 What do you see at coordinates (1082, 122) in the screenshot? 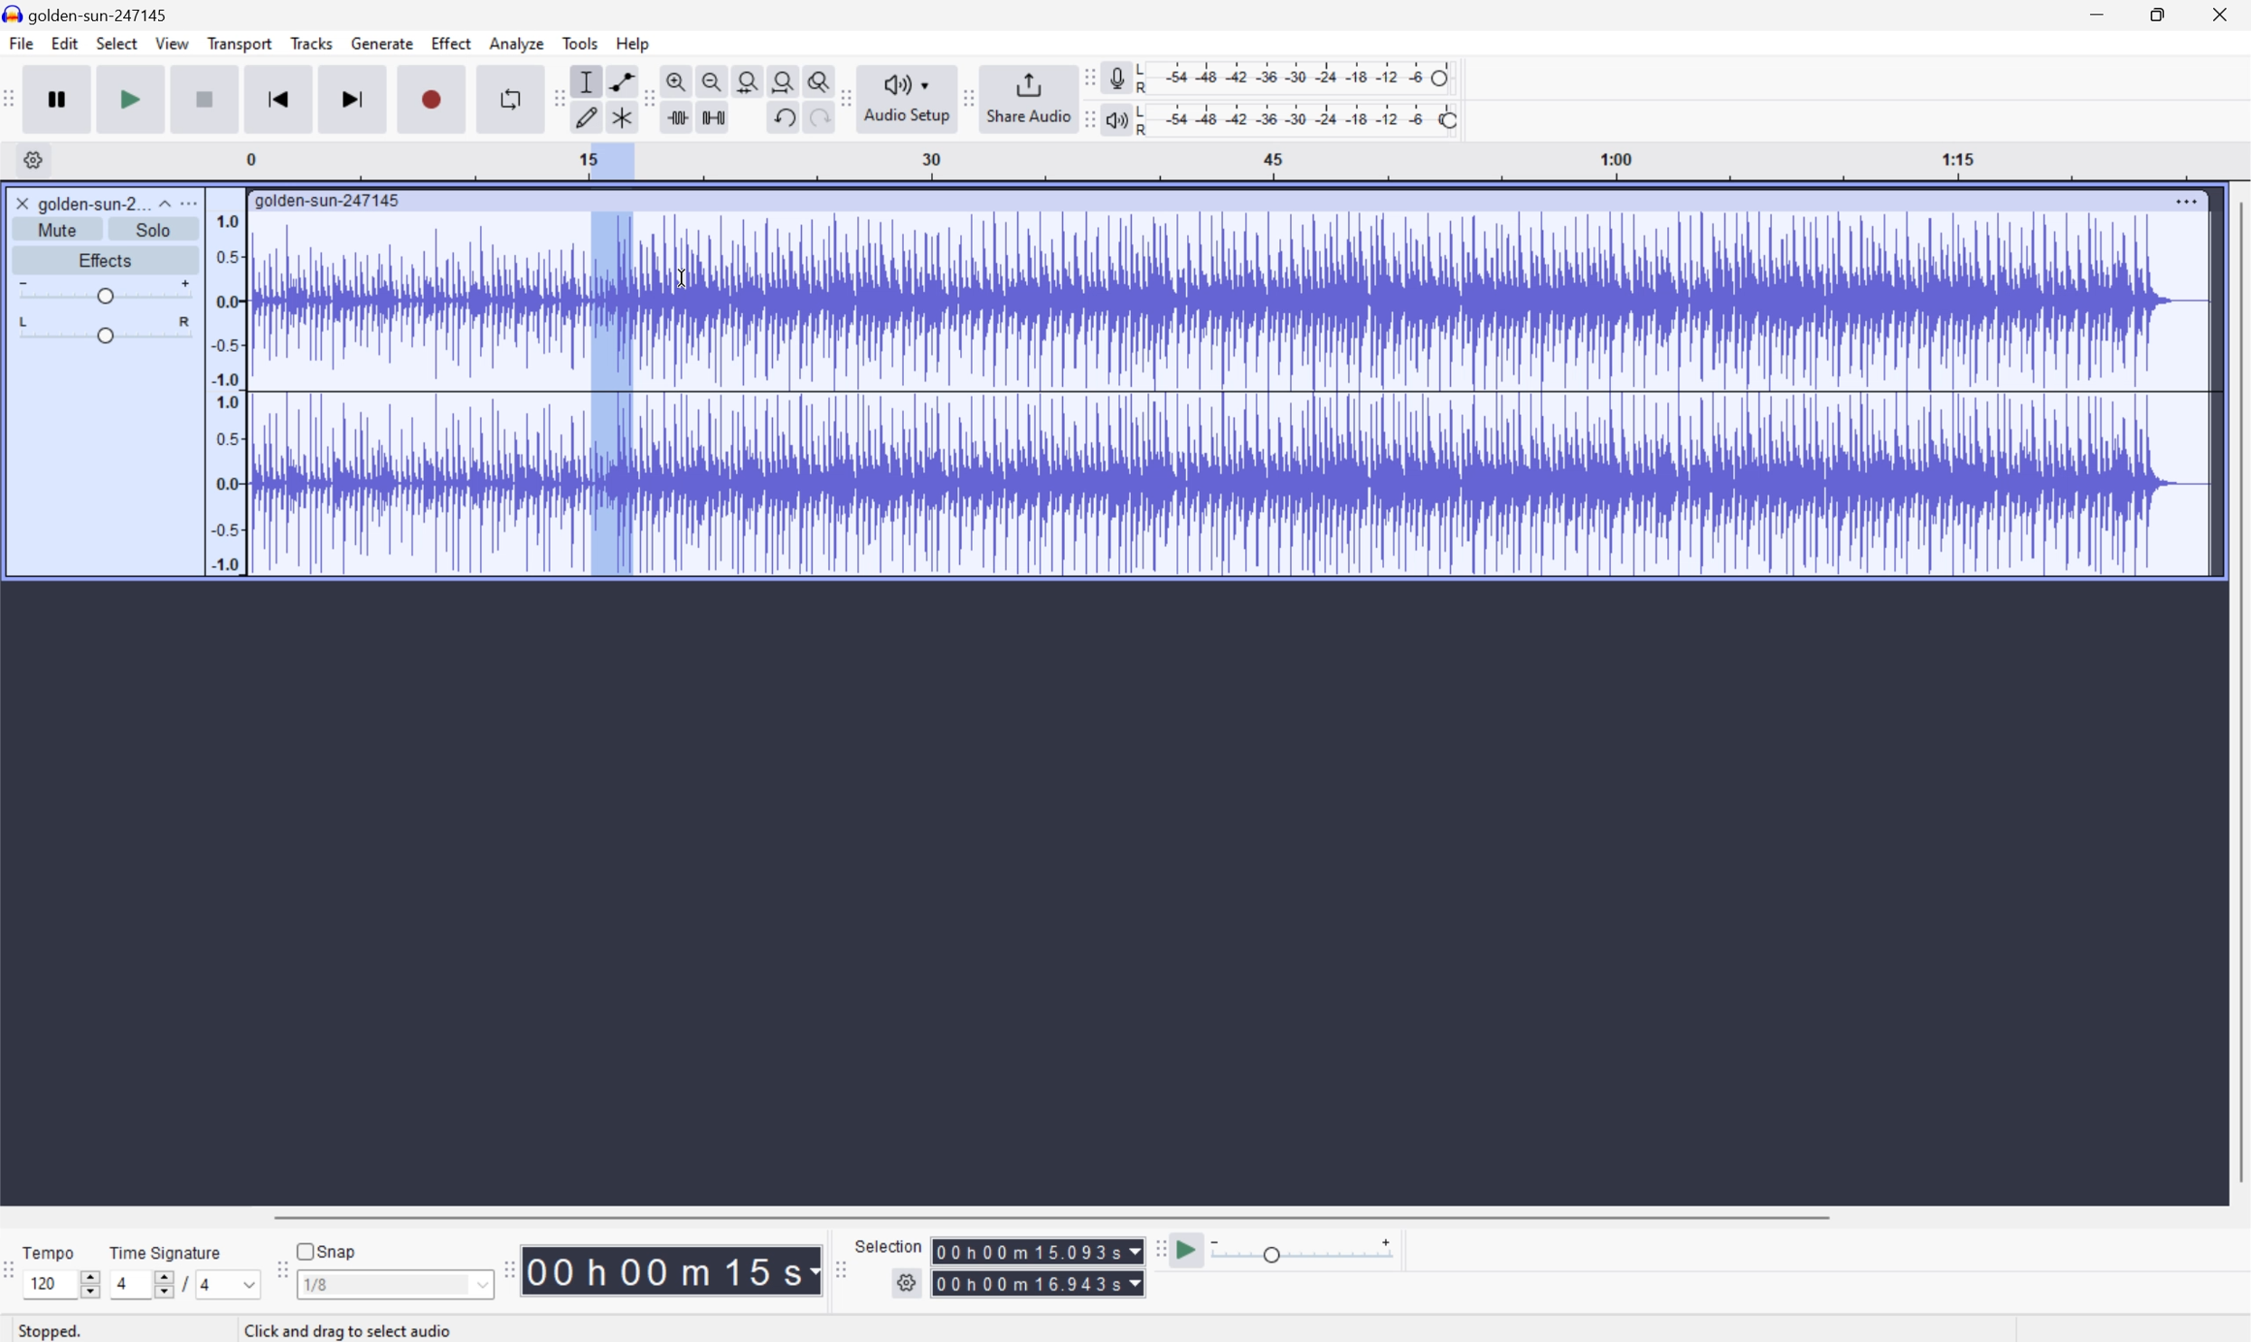
I see `Audacity playback meter toolbar` at bounding box center [1082, 122].